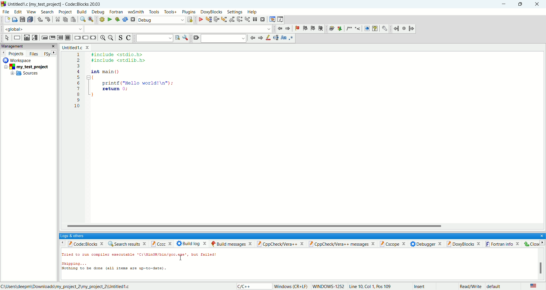  Describe the element at coordinates (77, 38) in the screenshot. I see `break instruction` at that location.